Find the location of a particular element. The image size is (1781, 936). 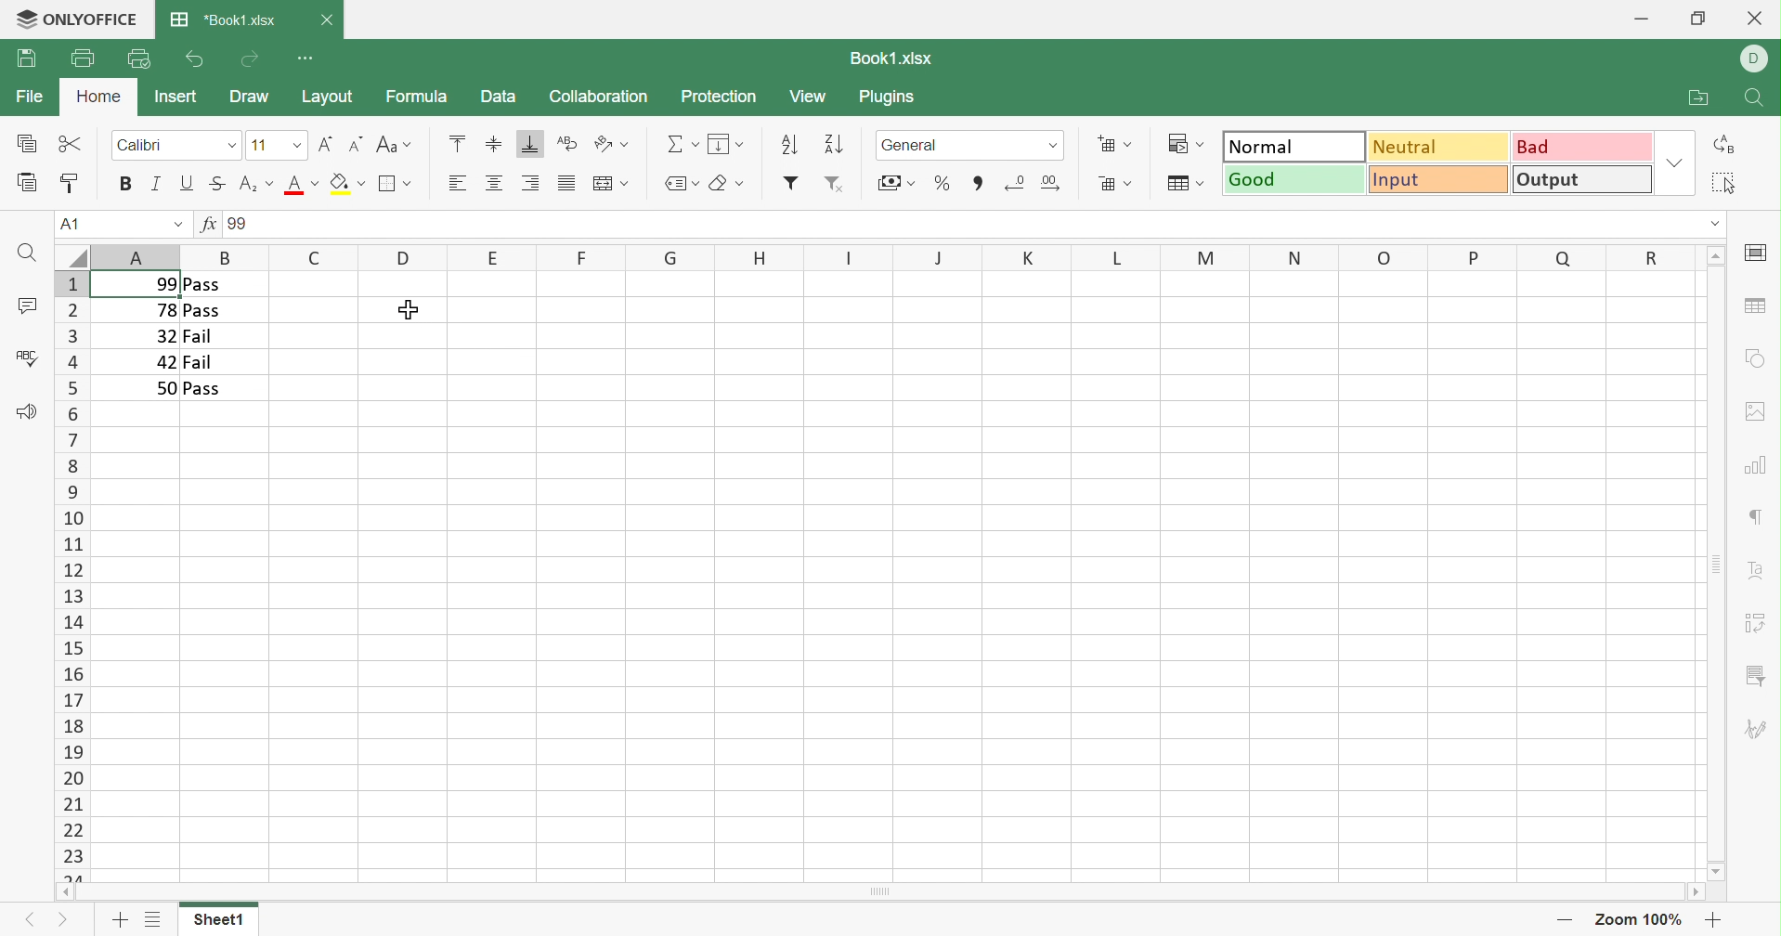

Subscript is located at coordinates (255, 187).